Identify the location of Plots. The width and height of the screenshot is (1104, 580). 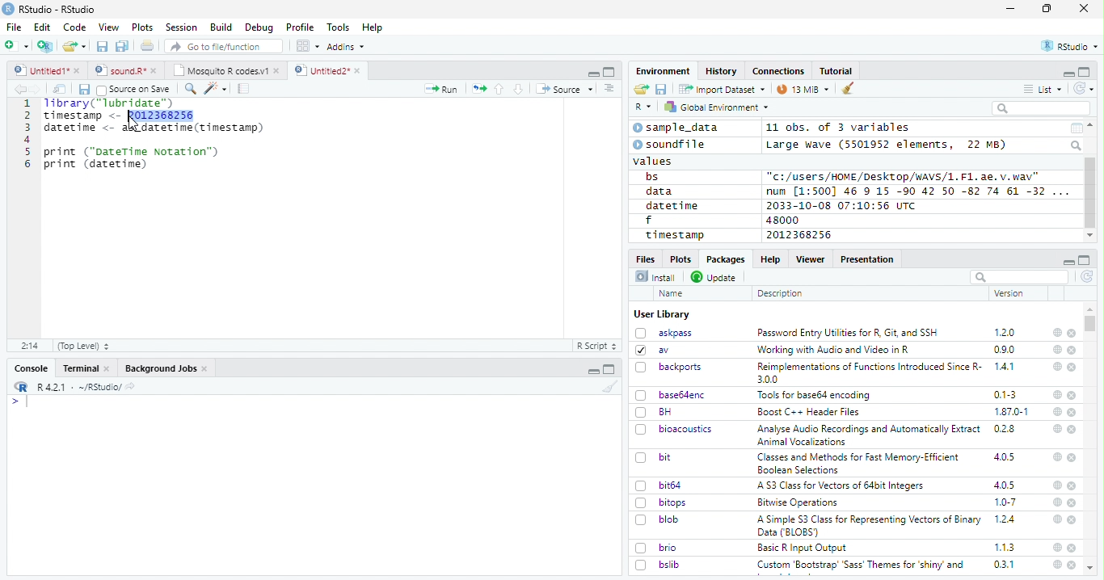
(680, 258).